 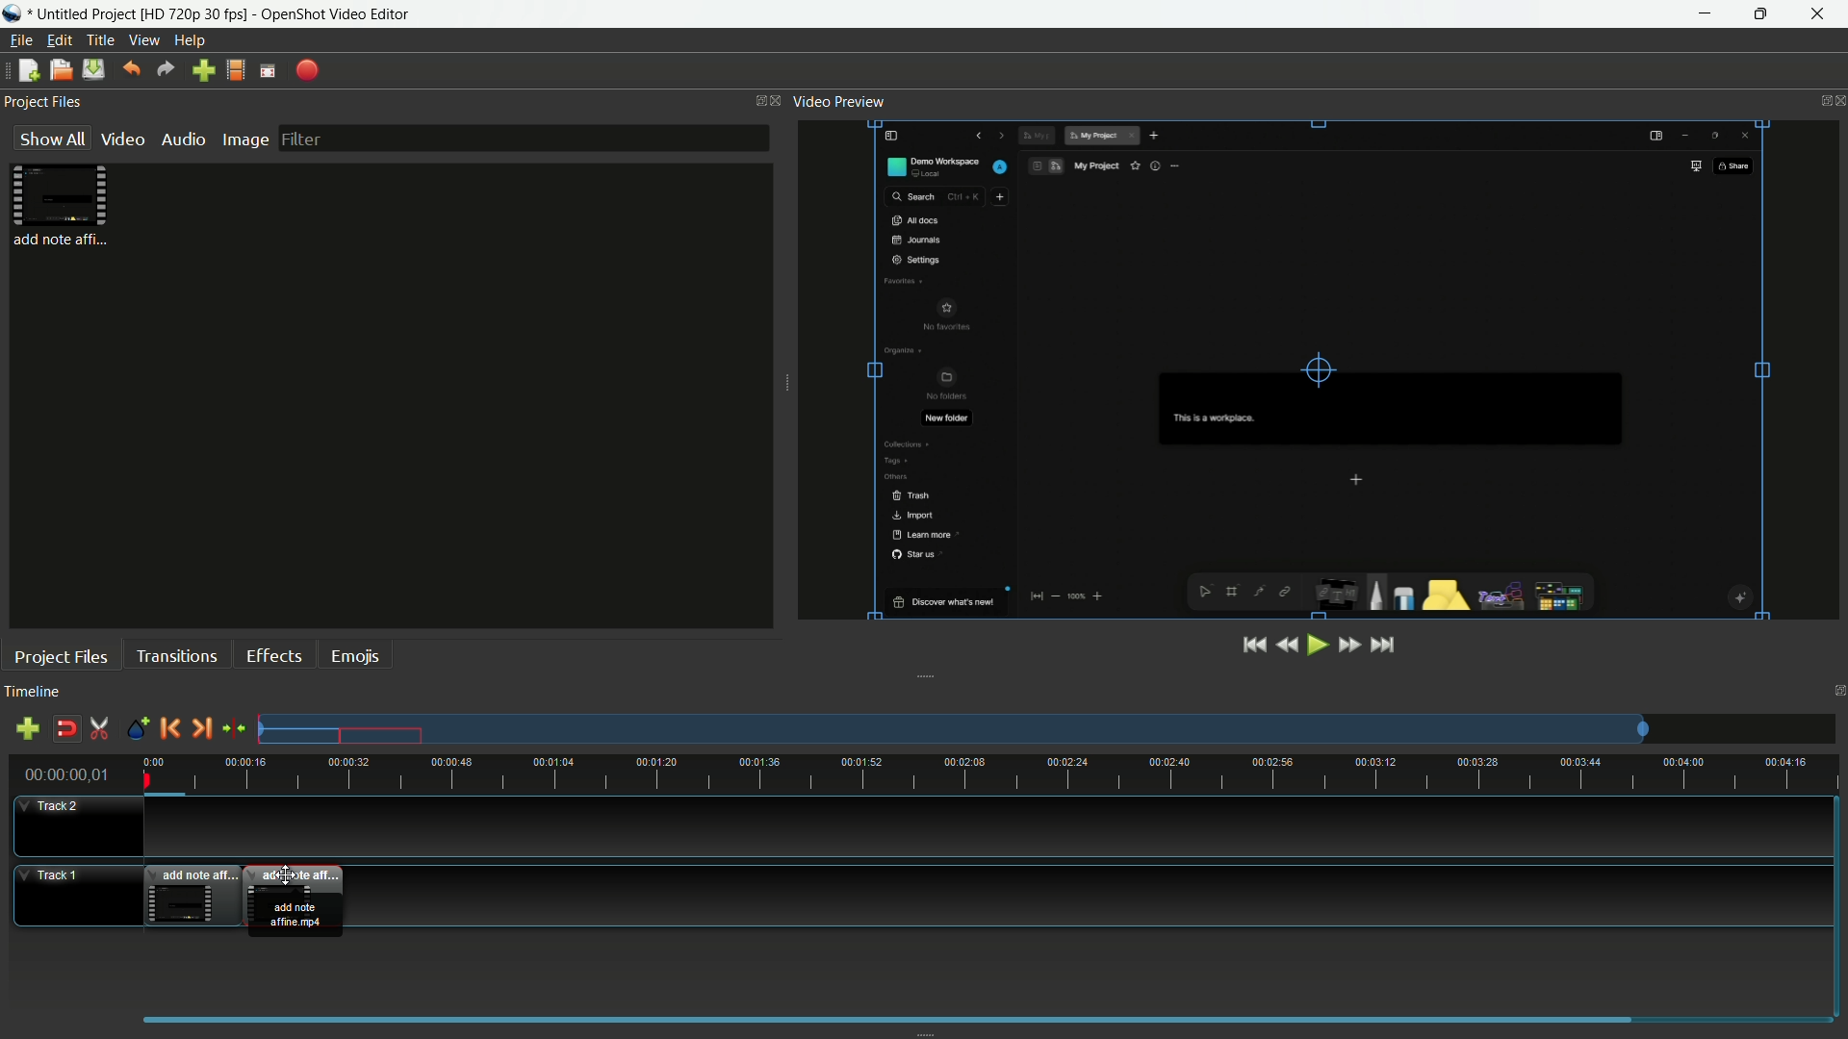 I want to click on video in track-1, so click(x=193, y=894).